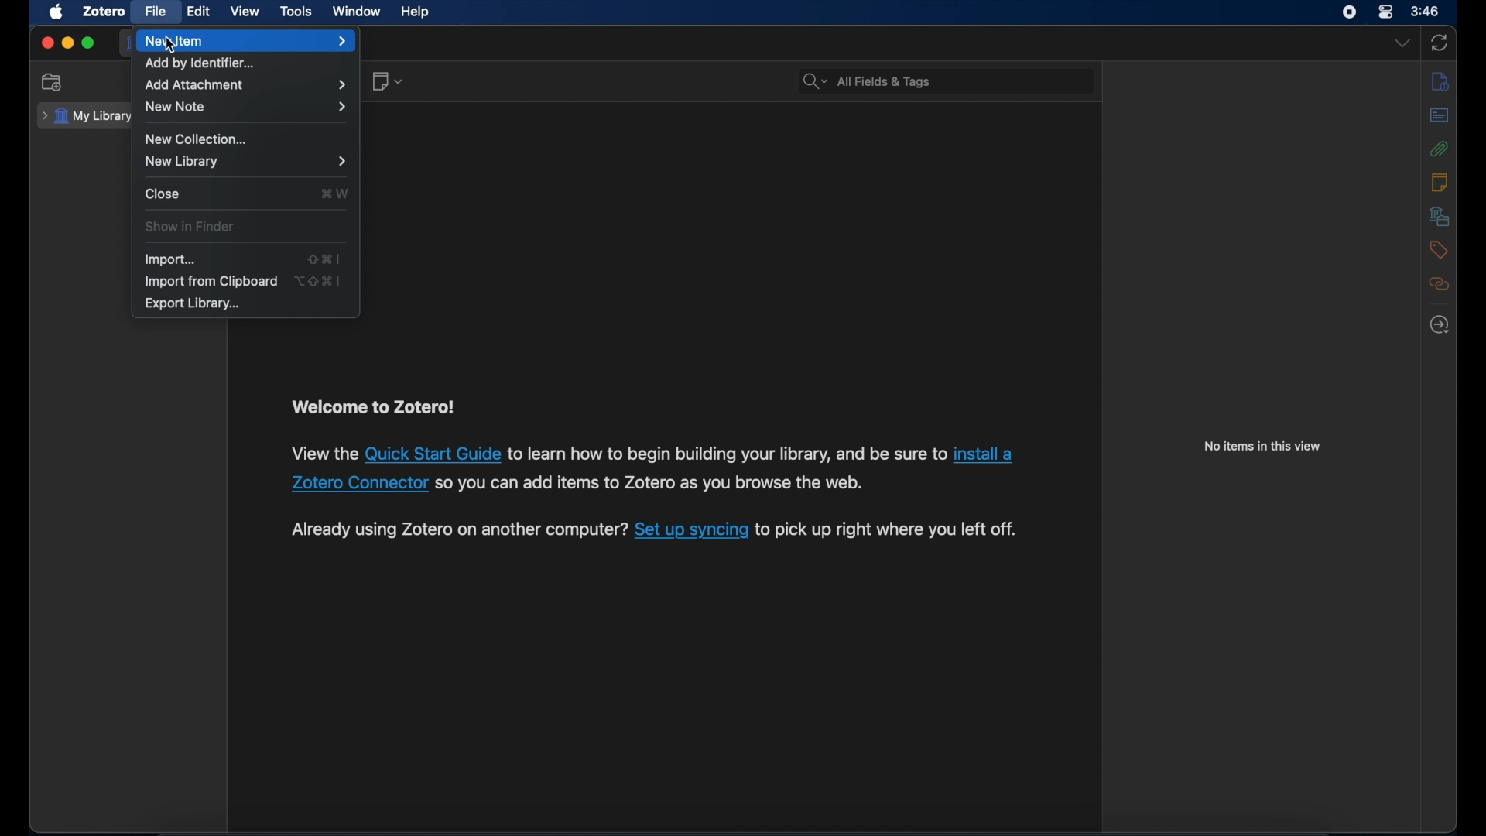 The width and height of the screenshot is (1486, 836). Describe the element at coordinates (373, 407) in the screenshot. I see `welcome to zotero` at that location.